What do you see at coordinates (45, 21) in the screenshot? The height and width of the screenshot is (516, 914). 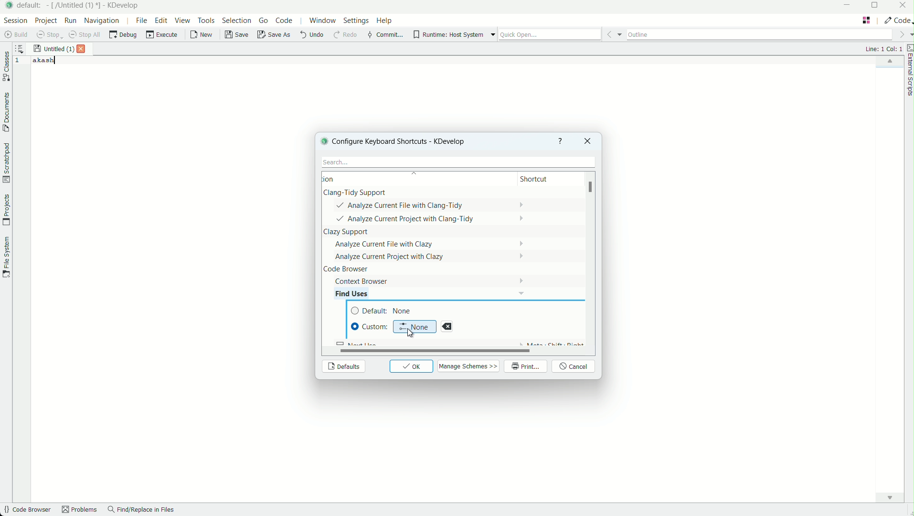 I see `project menu` at bounding box center [45, 21].